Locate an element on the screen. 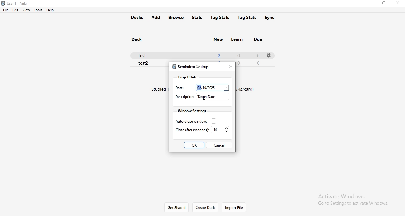 The width and height of the screenshot is (405, 216). new is located at coordinates (218, 39).